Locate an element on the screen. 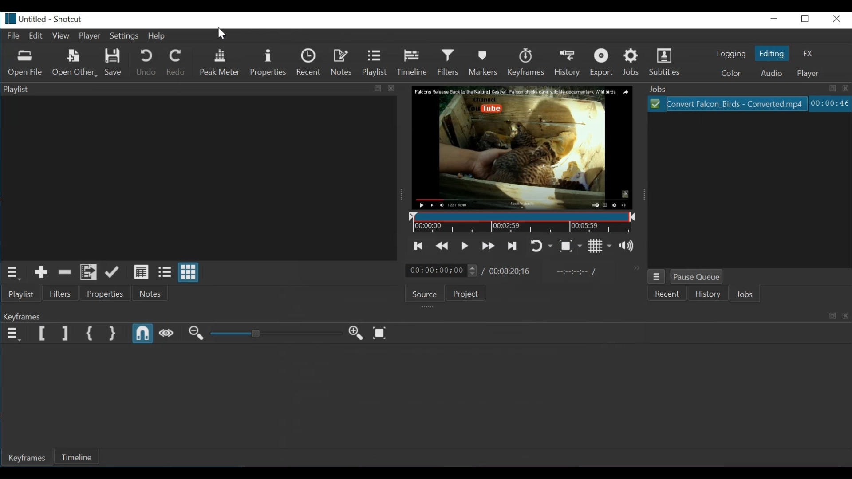 This screenshot has width=852, height=479. Add to the playlist is located at coordinates (41, 273).